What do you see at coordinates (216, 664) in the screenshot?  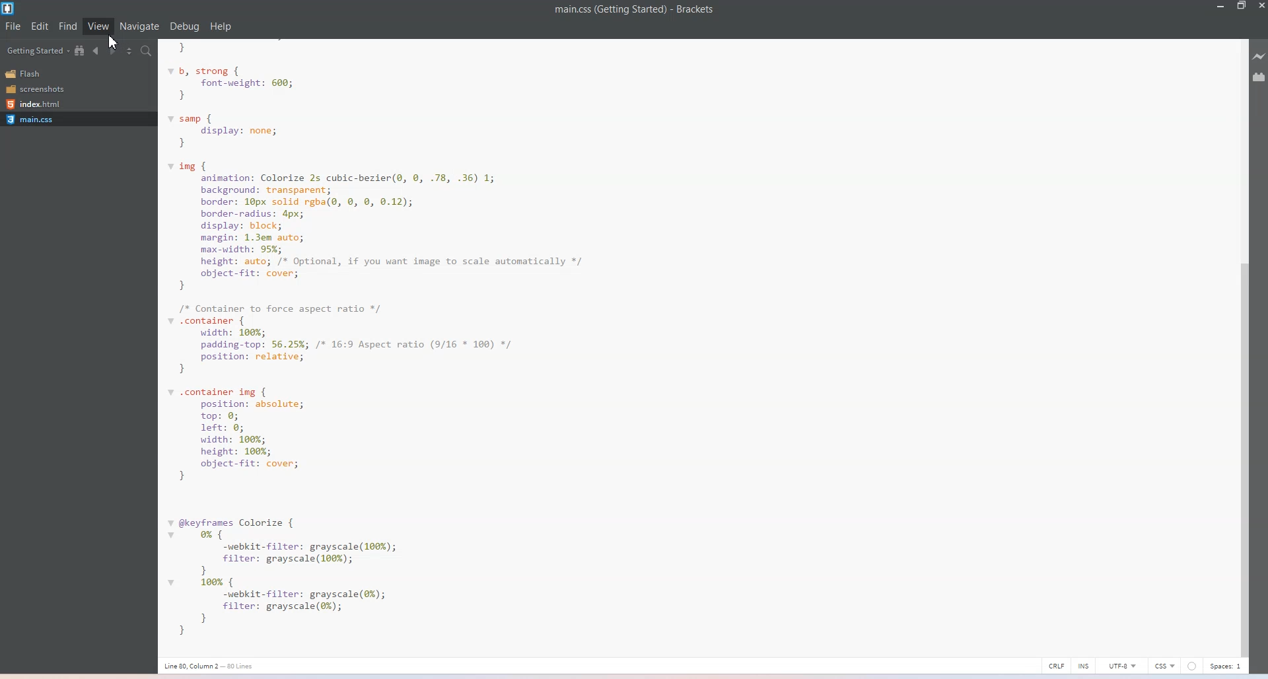 I see `Text 3` at bounding box center [216, 664].